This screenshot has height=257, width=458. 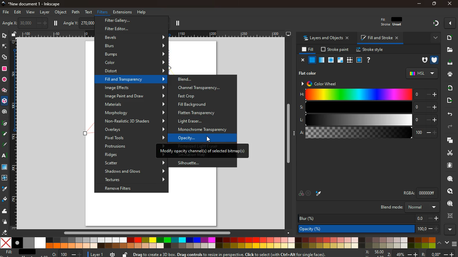 I want to click on ice, so click(x=330, y=60).